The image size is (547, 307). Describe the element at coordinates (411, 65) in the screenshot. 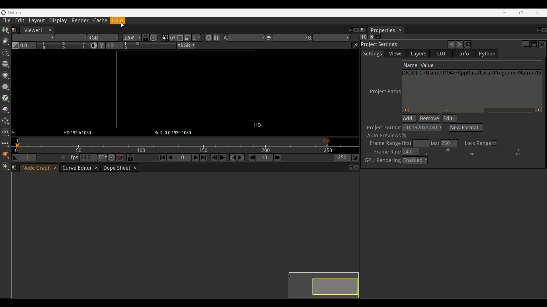

I see `Name ` at that location.